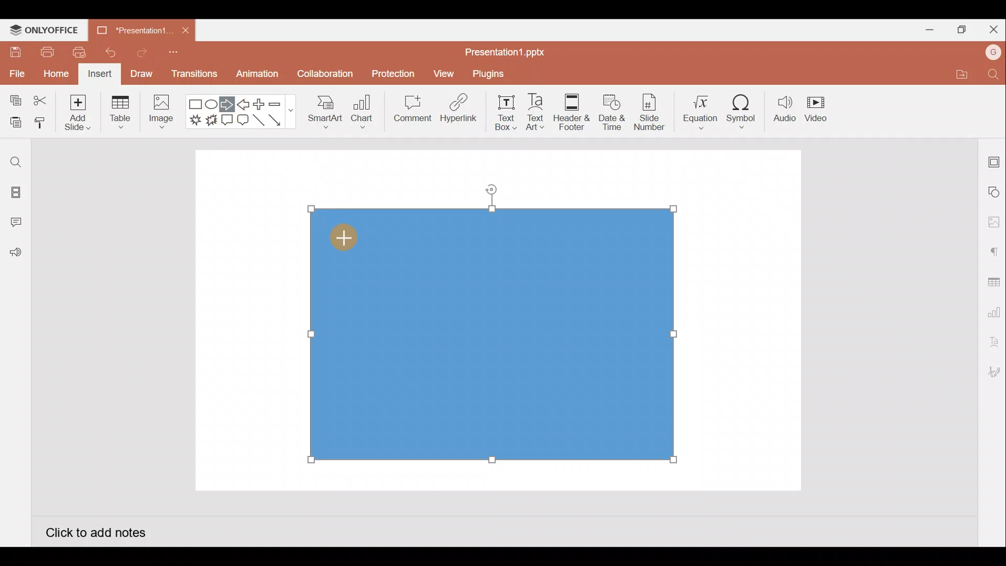 This screenshot has width=1006, height=566. What do you see at coordinates (41, 101) in the screenshot?
I see `Cut` at bounding box center [41, 101].